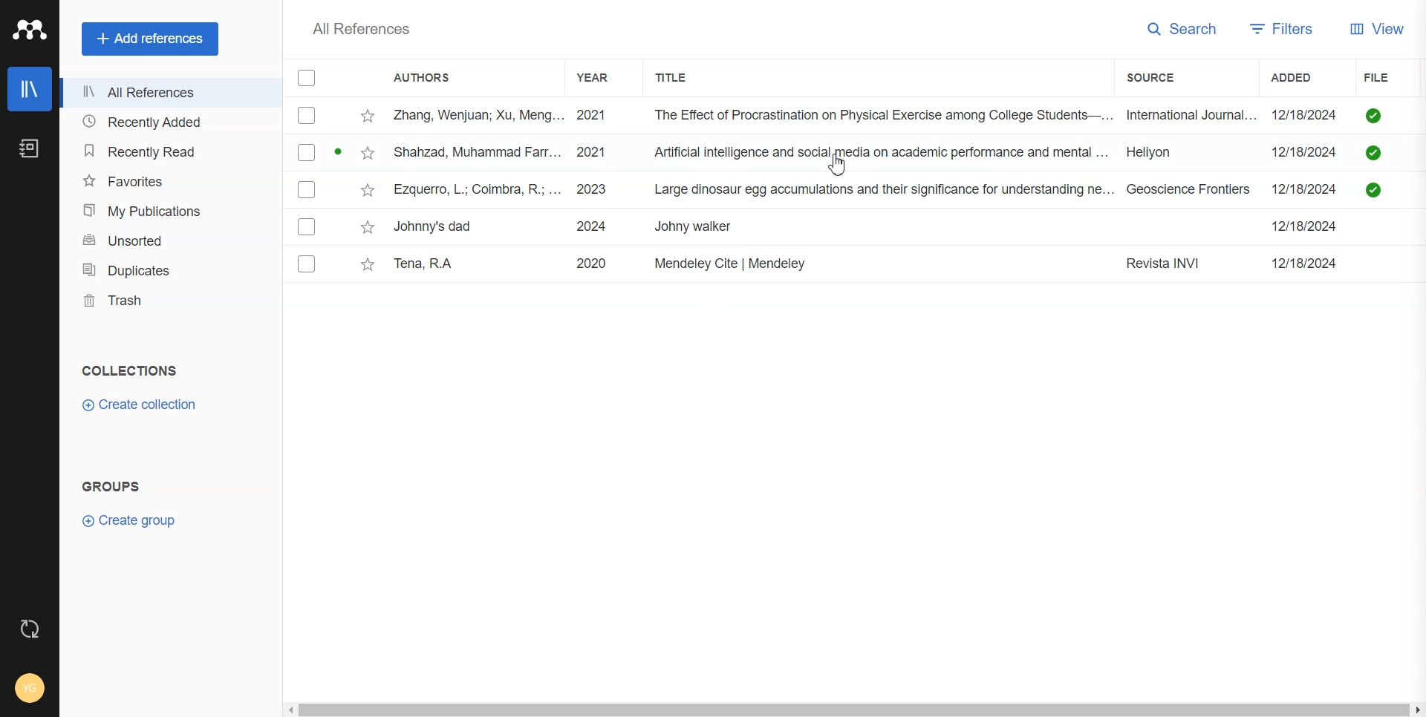  What do you see at coordinates (168, 208) in the screenshot?
I see `My Publication` at bounding box center [168, 208].